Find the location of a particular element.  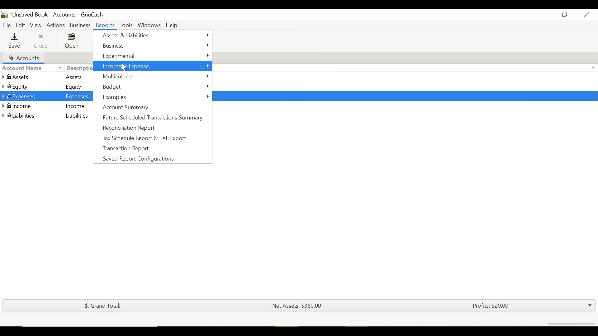

cursor is located at coordinates (126, 69).